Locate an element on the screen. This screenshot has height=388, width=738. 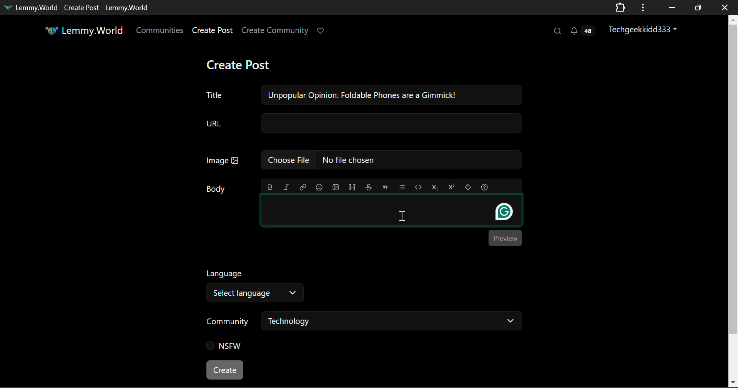
Create Post is located at coordinates (238, 66).